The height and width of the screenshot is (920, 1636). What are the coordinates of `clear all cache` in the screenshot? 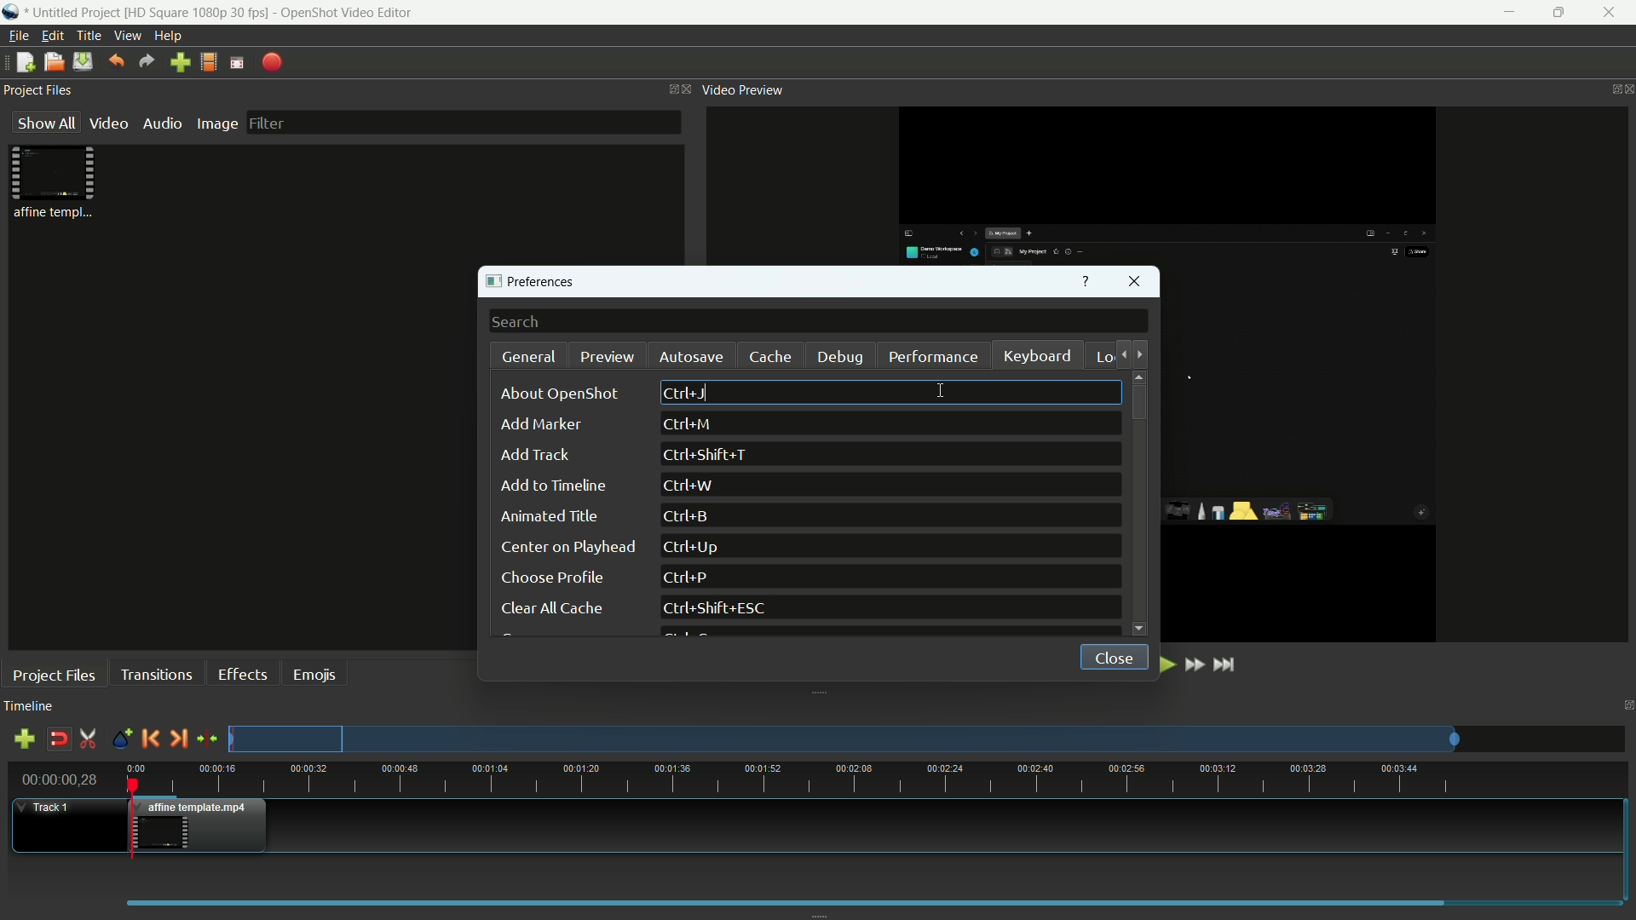 It's located at (550, 610).